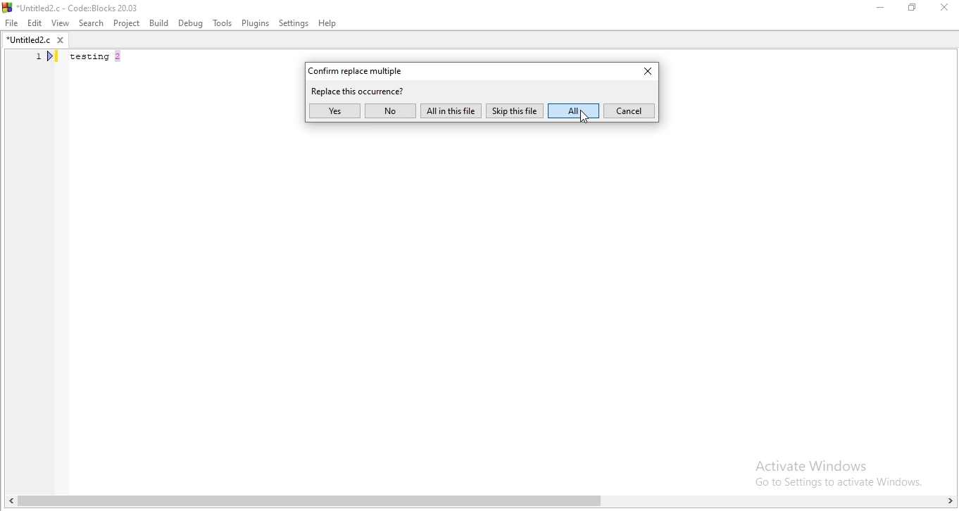 The image size is (959, 511). I want to click on Plugins , so click(254, 24).